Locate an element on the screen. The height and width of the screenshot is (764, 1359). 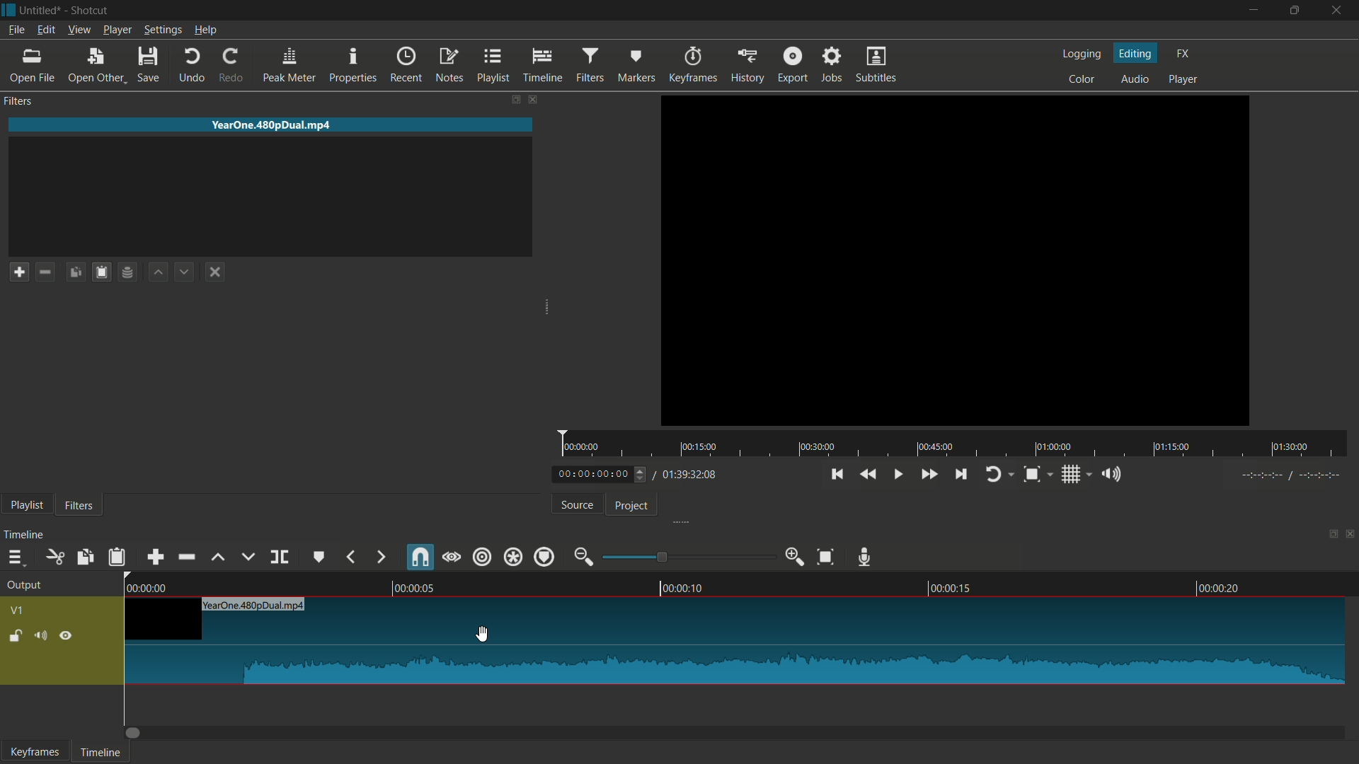
00:00:10 is located at coordinates (685, 588).